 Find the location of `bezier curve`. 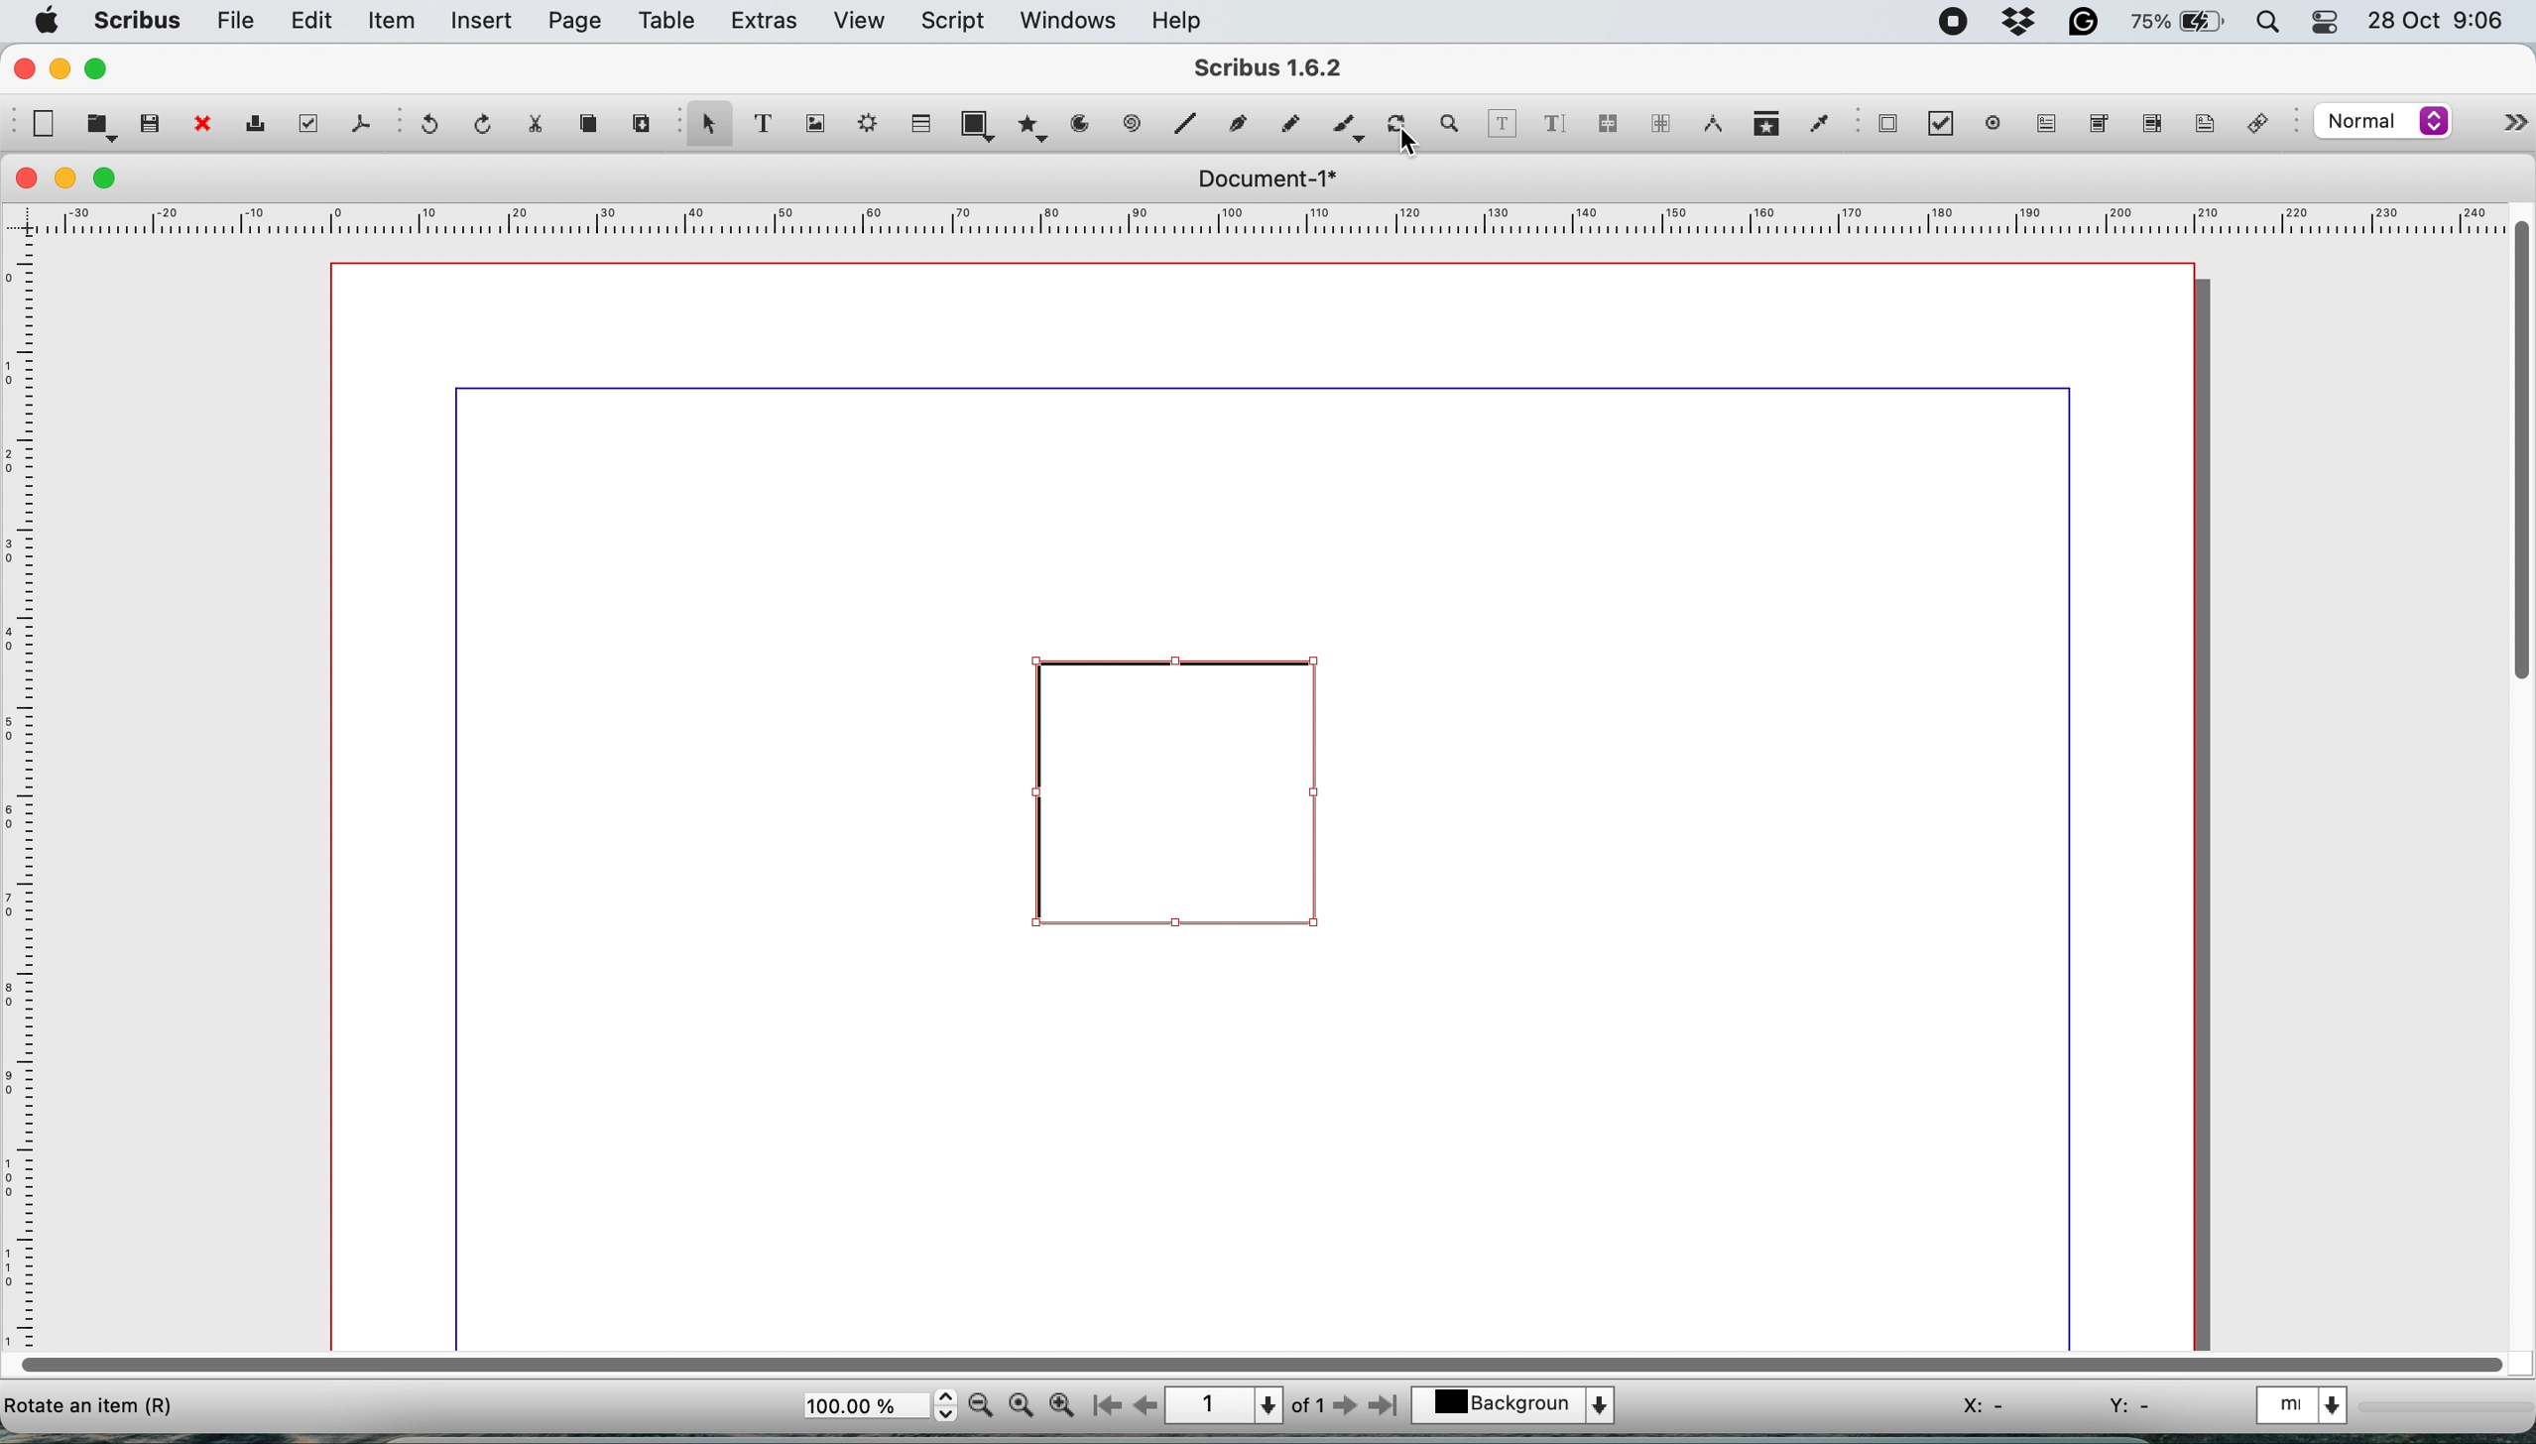

bezier curve is located at coordinates (1241, 121).